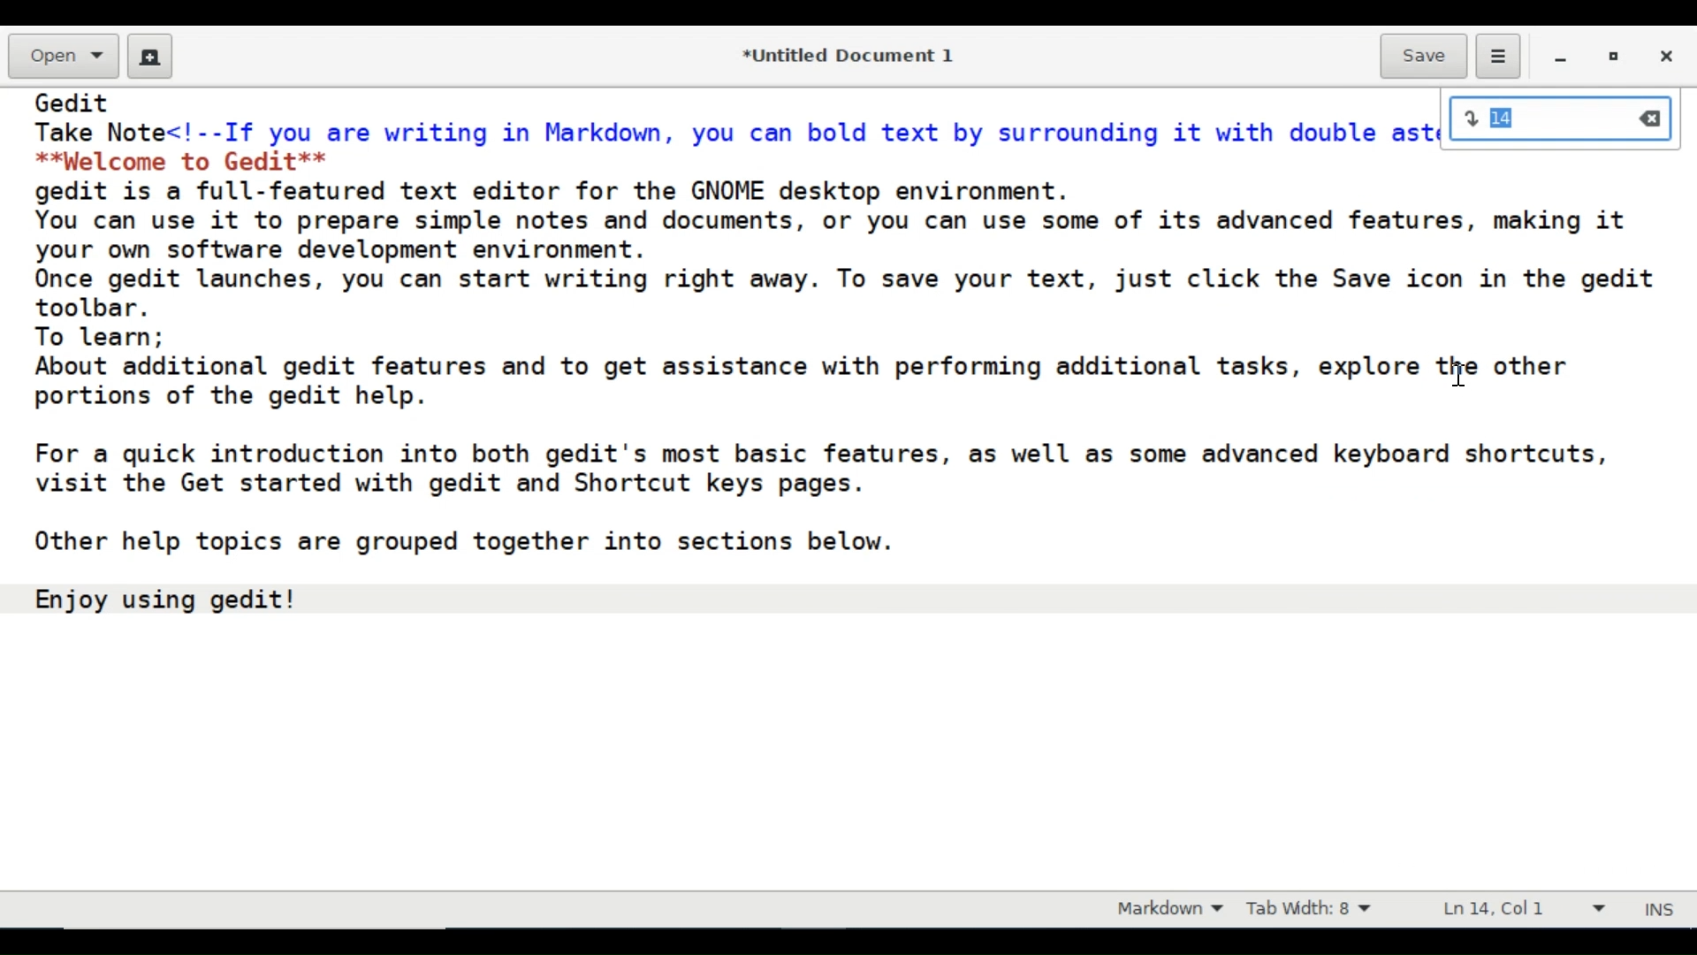  I want to click on Enjoy using gedit!, so click(167, 599).